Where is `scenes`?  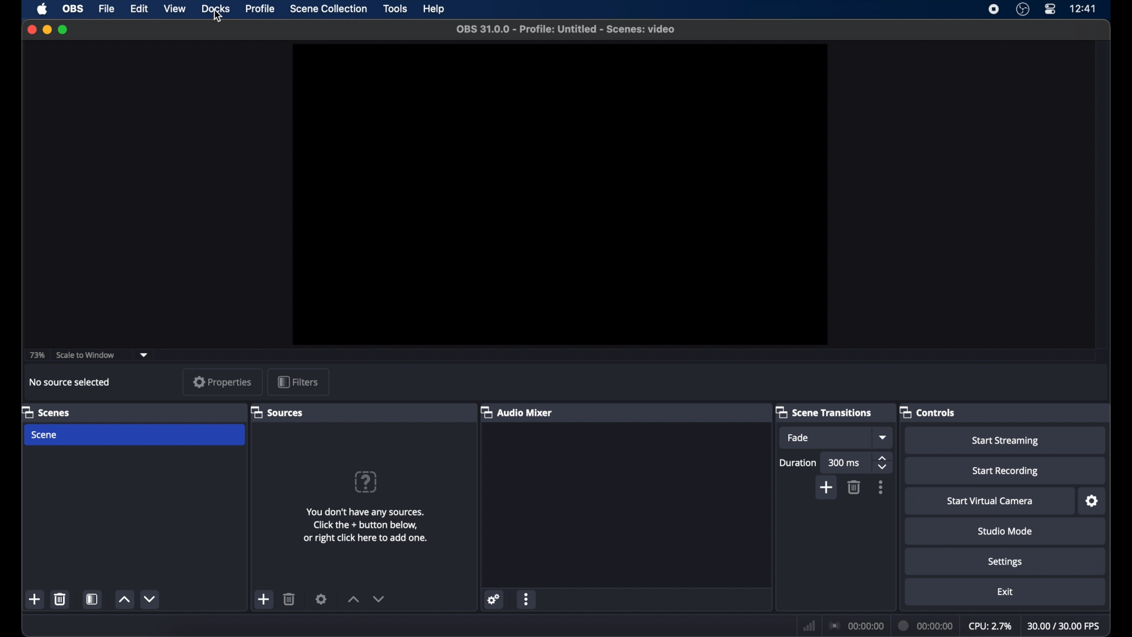 scenes is located at coordinates (47, 412).